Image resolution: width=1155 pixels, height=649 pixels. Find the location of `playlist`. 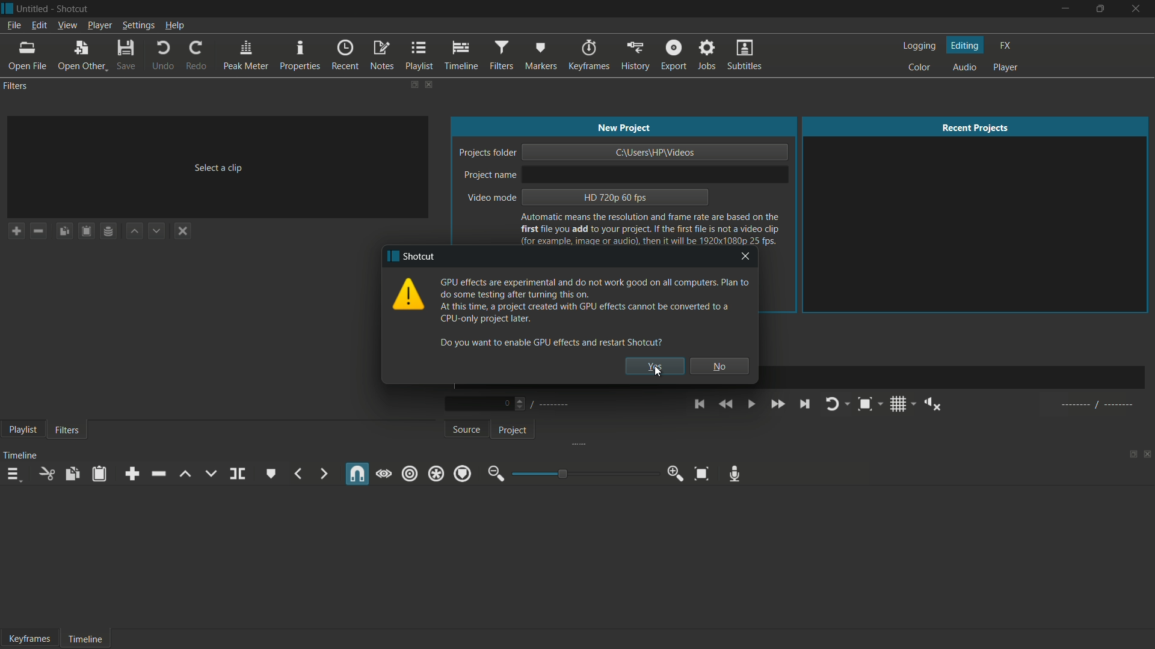

playlist is located at coordinates (419, 56).